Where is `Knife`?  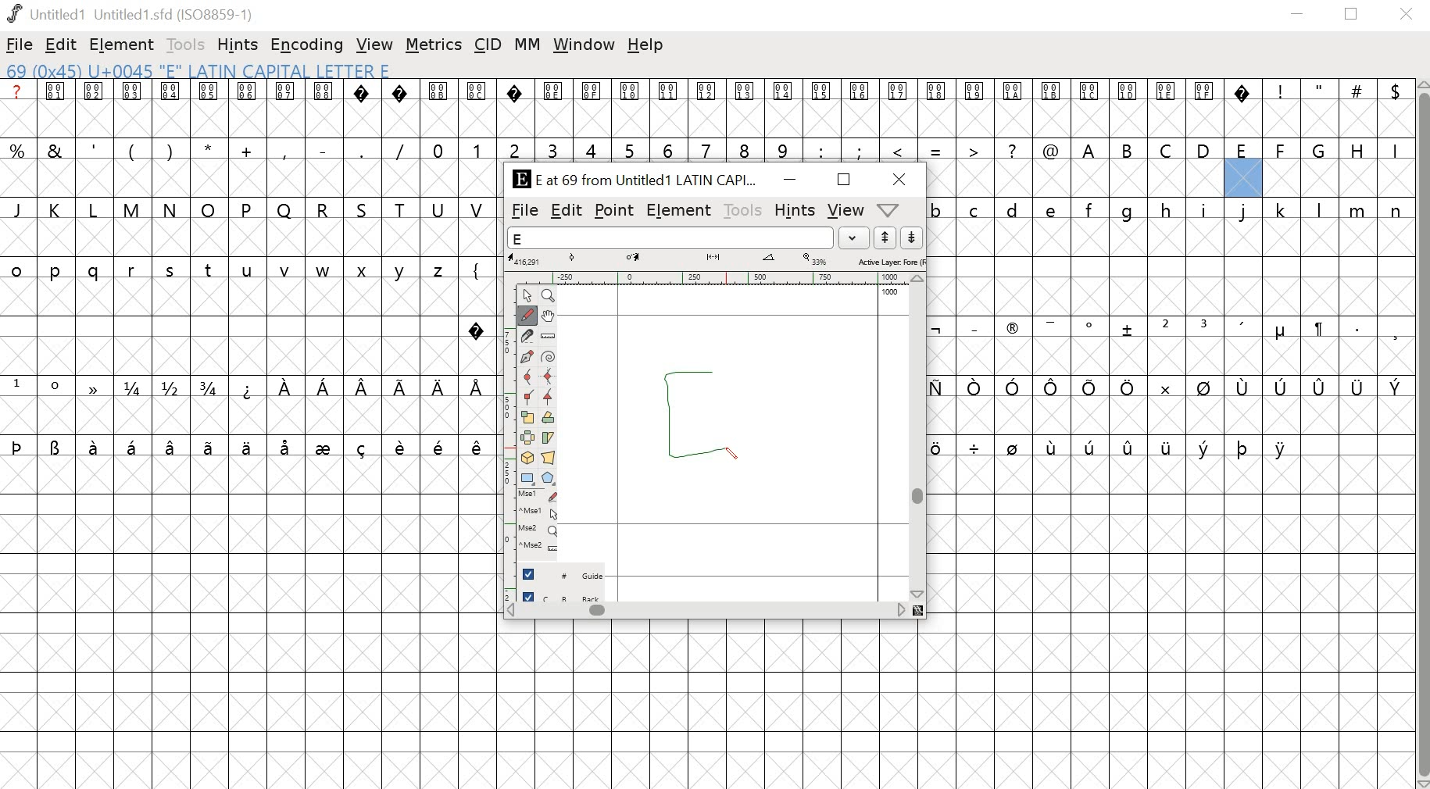
Knife is located at coordinates (528, 336).